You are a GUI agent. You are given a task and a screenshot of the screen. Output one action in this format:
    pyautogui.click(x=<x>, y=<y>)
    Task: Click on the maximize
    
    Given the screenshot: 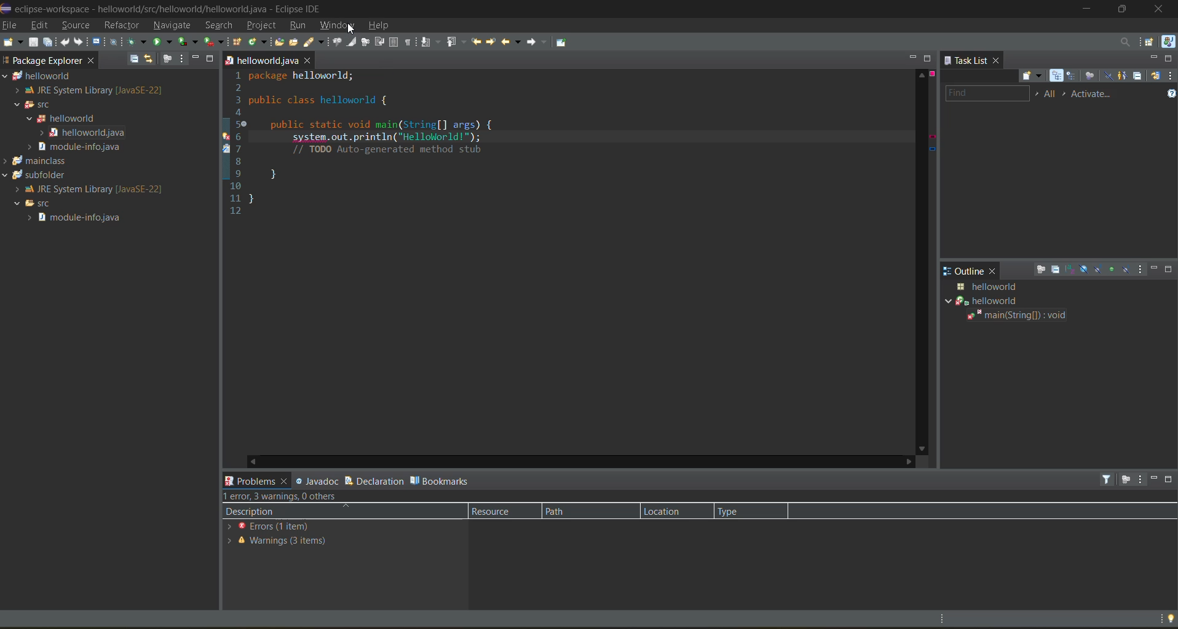 What is the action you would take?
    pyautogui.click(x=1123, y=10)
    